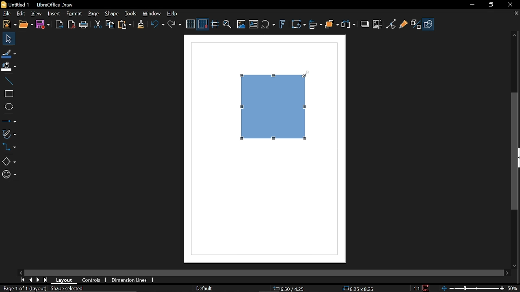  What do you see at coordinates (93, 14) in the screenshot?
I see `Page` at bounding box center [93, 14].